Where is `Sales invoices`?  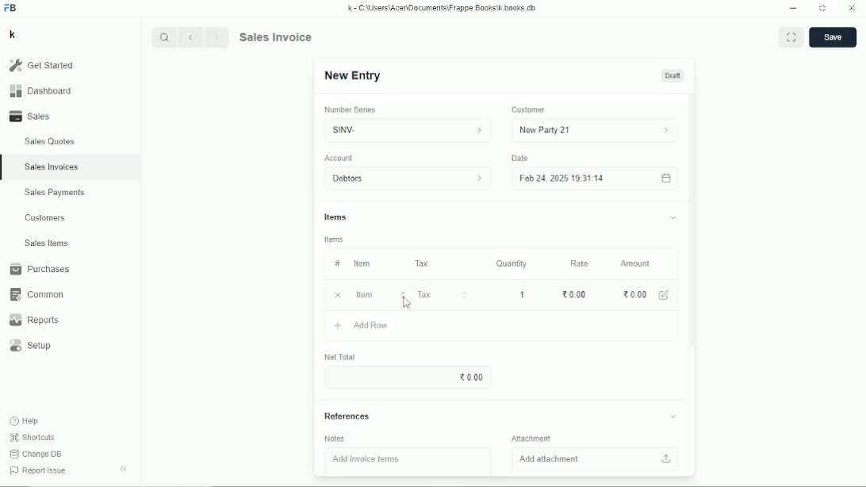
Sales invoices is located at coordinates (51, 167).